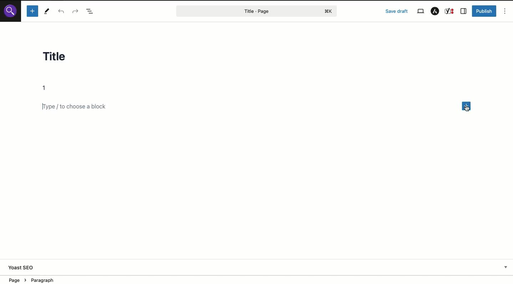 The image size is (513, 284). I want to click on Document overview, so click(91, 11).